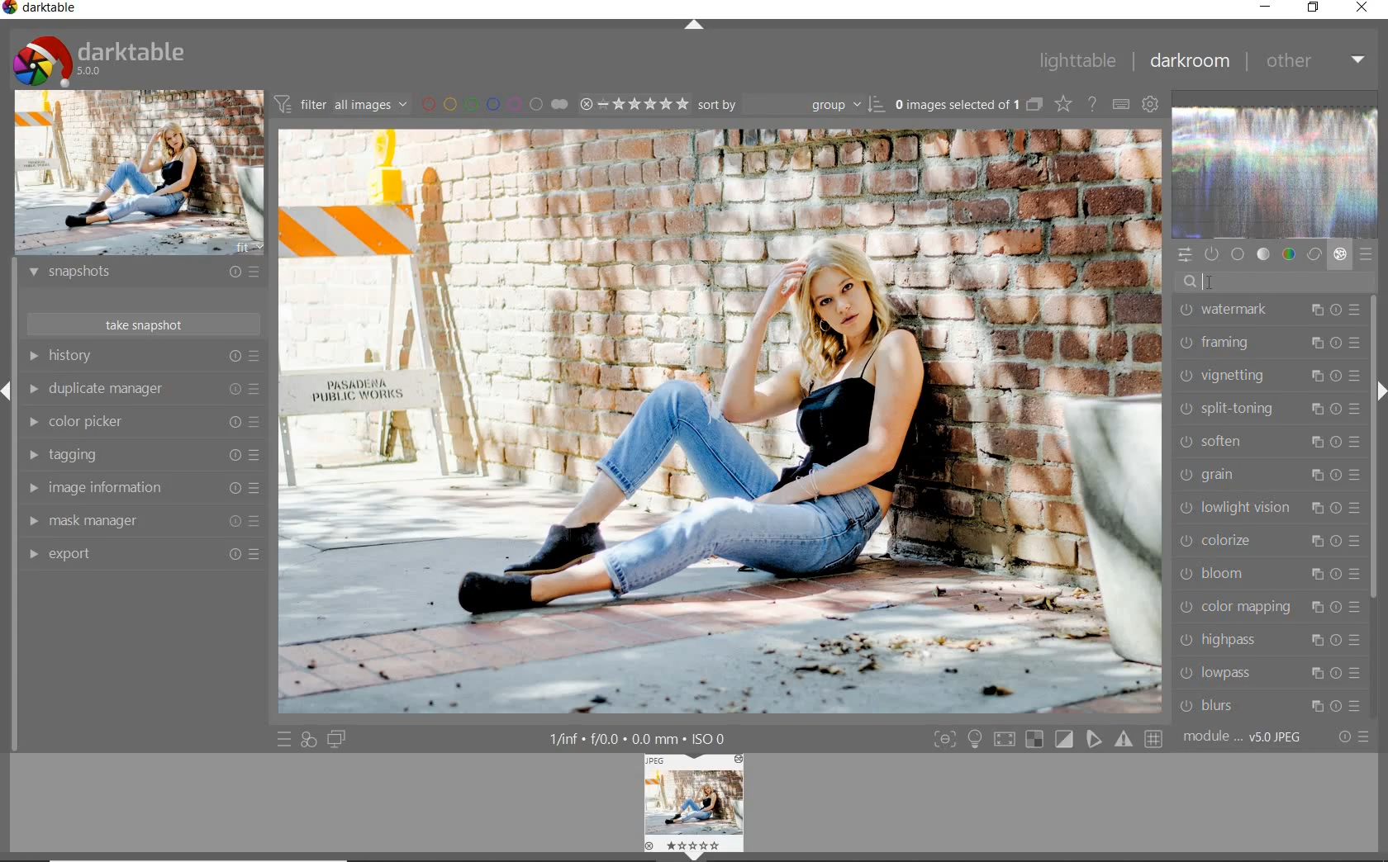 This screenshot has width=1388, height=862. Describe the element at coordinates (633, 106) in the screenshot. I see `range rating of selected images` at that location.